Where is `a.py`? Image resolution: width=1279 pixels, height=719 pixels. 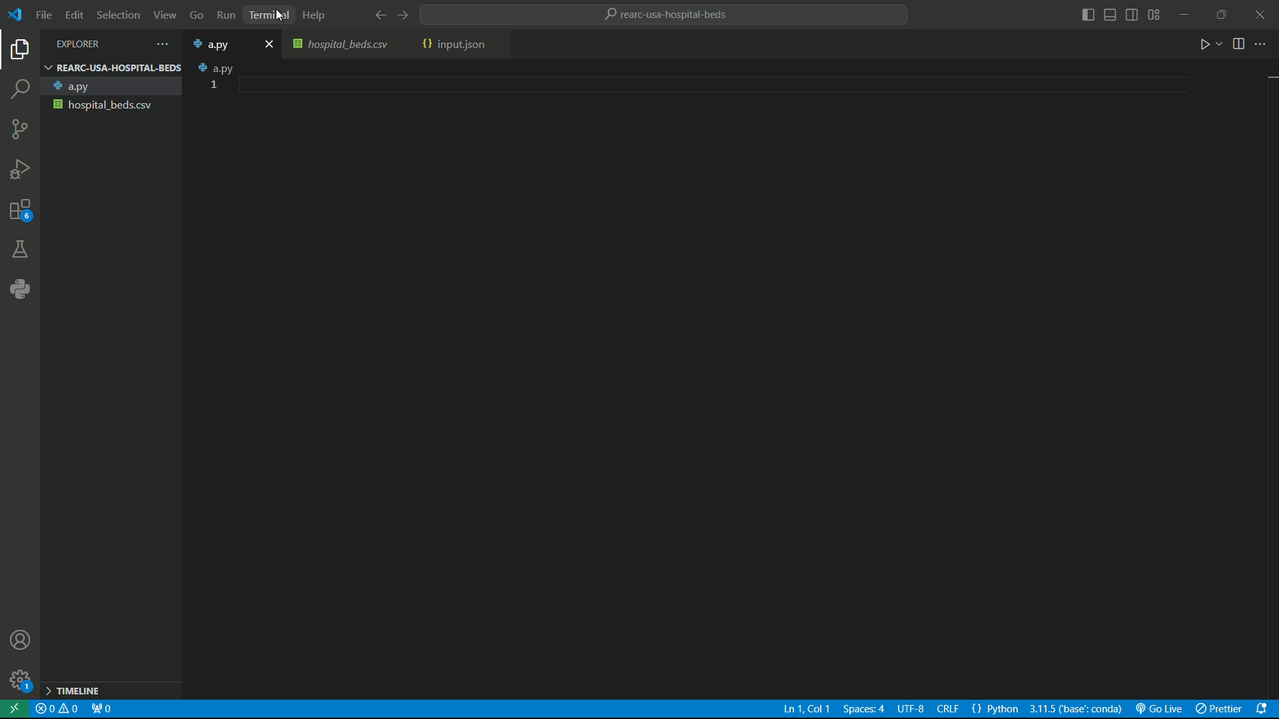
a.py is located at coordinates (217, 68).